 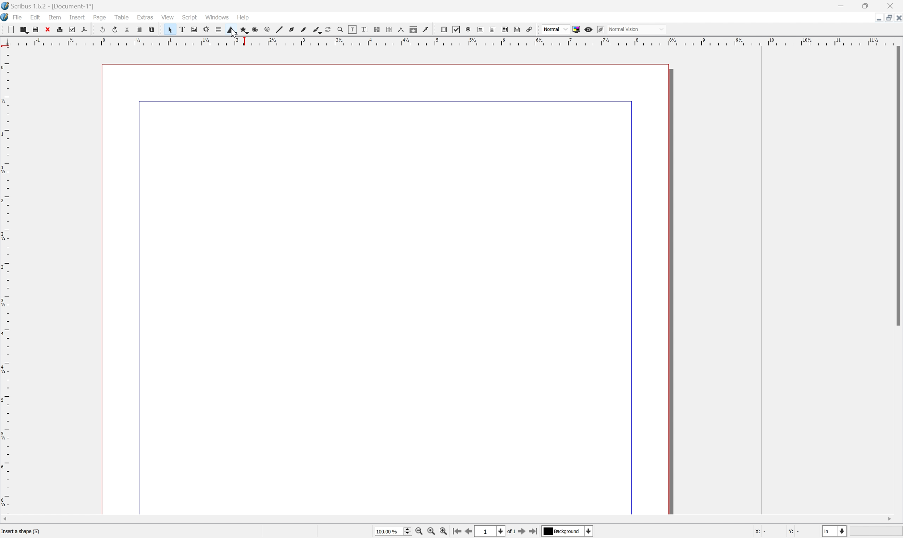 What do you see at coordinates (485, 531) in the screenshot?
I see `1` at bounding box center [485, 531].